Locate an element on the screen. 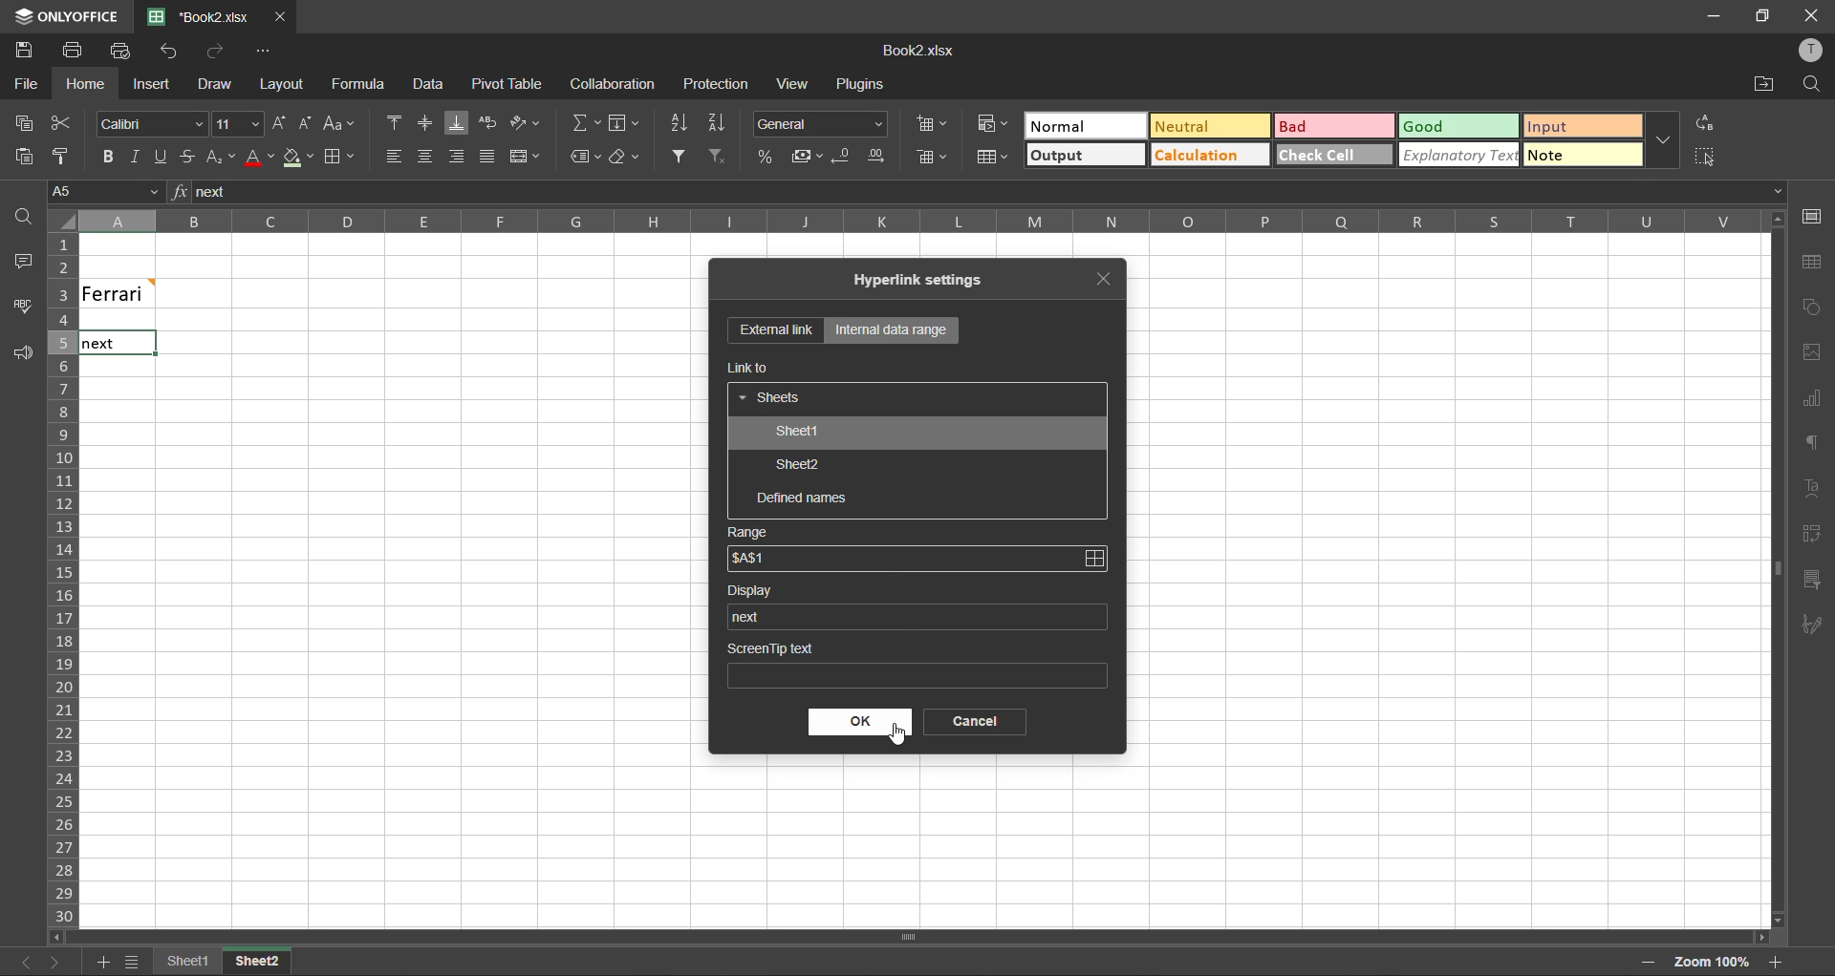 The height and width of the screenshot is (976, 1835). bad is located at coordinates (1318, 127).